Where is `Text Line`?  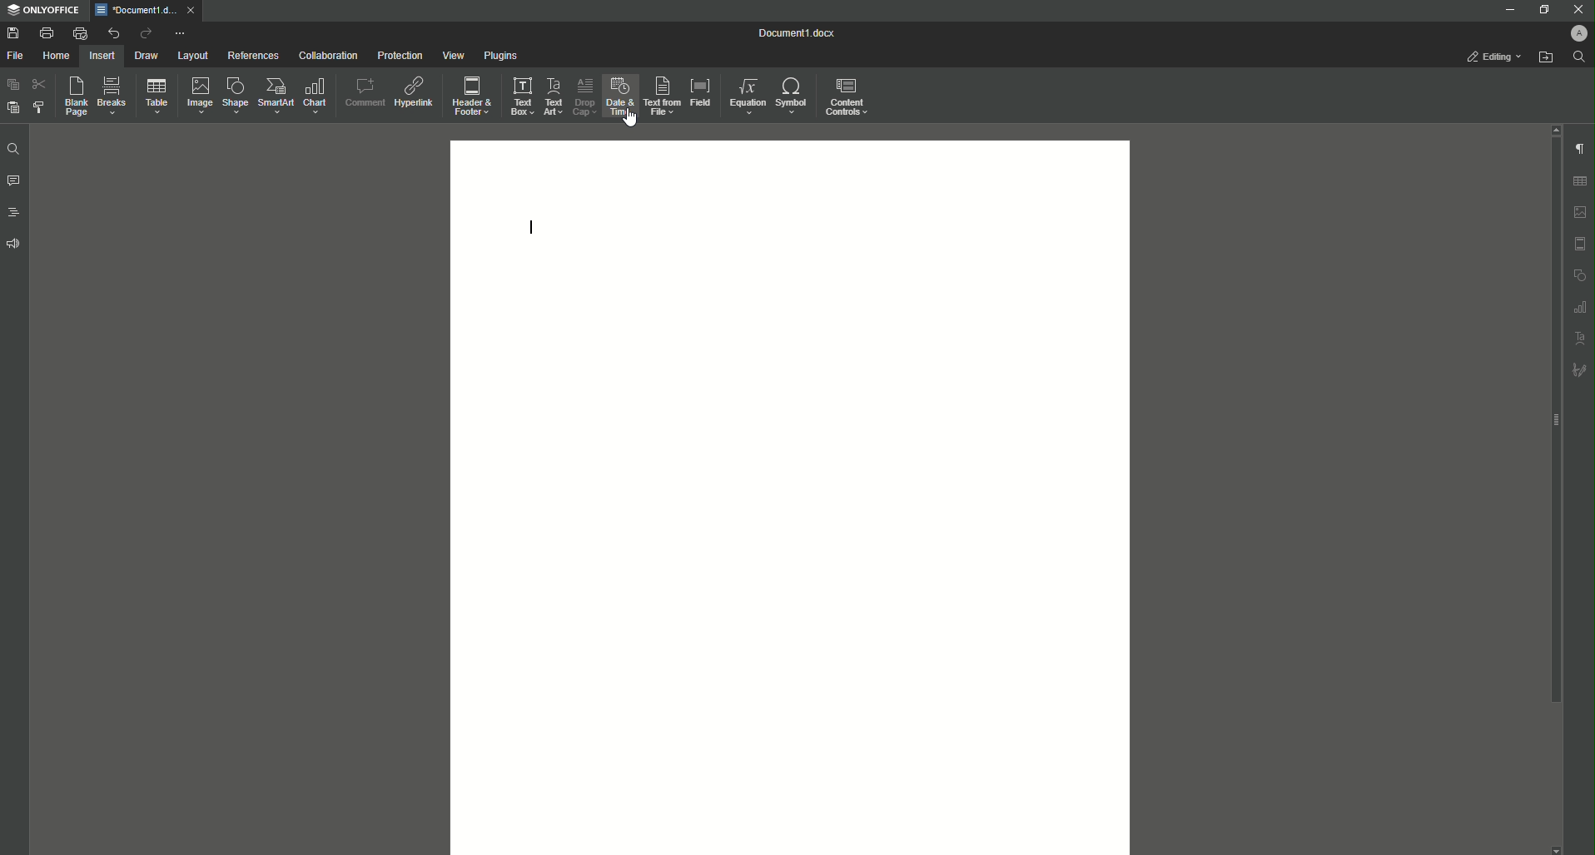 Text Line is located at coordinates (533, 224).